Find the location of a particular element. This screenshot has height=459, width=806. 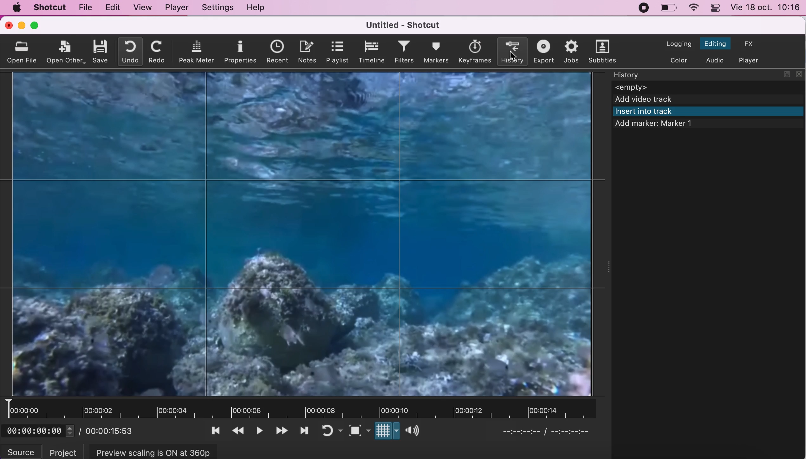

Untitled - Shotcut is located at coordinates (406, 24).